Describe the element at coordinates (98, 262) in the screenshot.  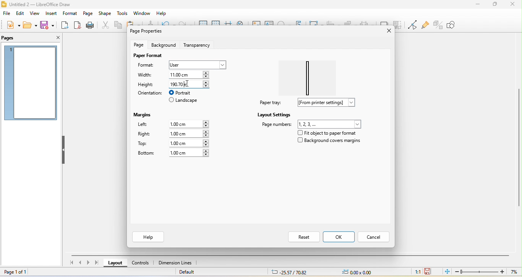
I see `last page` at that location.